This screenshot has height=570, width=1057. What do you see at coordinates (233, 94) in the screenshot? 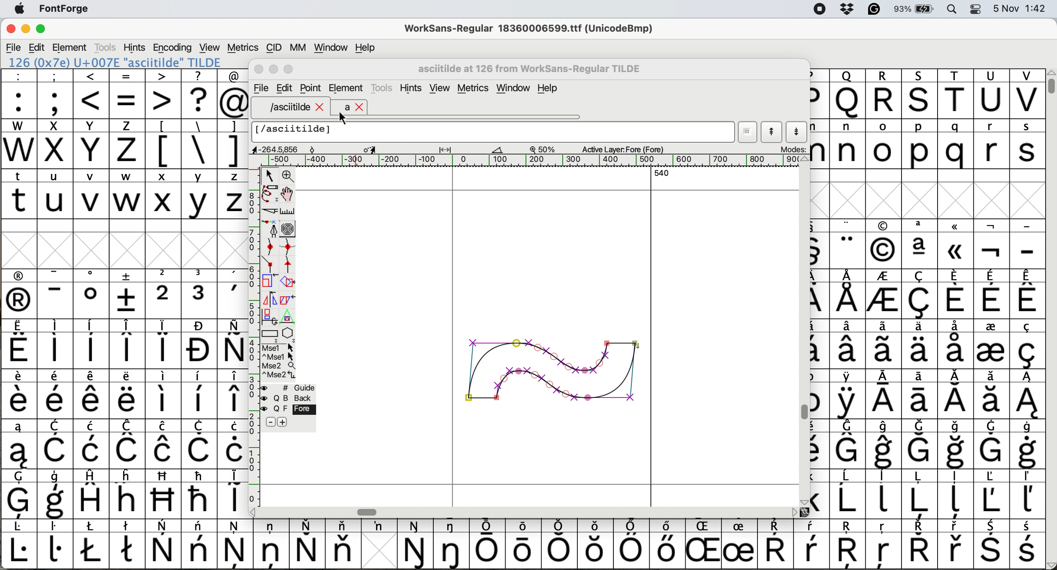
I see `@` at bounding box center [233, 94].